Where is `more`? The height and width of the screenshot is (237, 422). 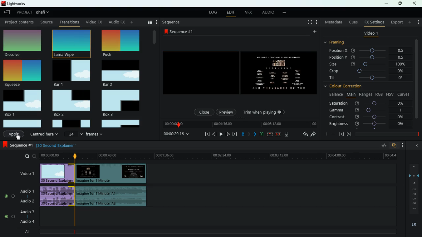 more is located at coordinates (418, 20).